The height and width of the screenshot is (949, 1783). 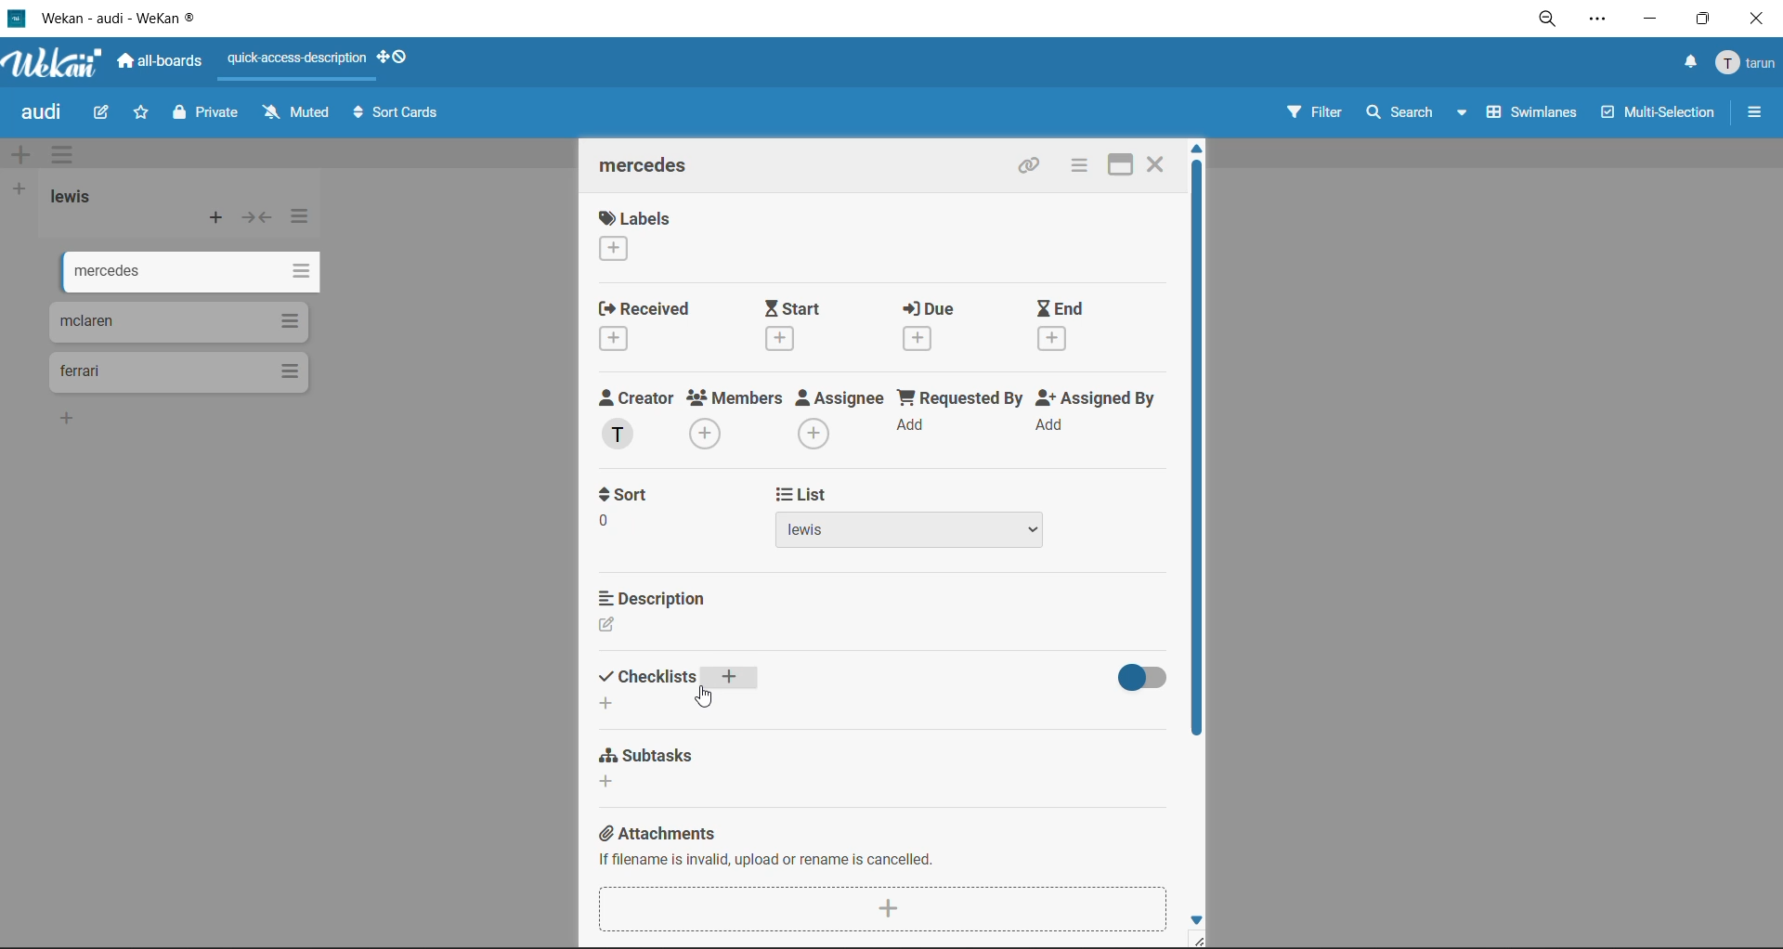 I want to click on cards, so click(x=182, y=268).